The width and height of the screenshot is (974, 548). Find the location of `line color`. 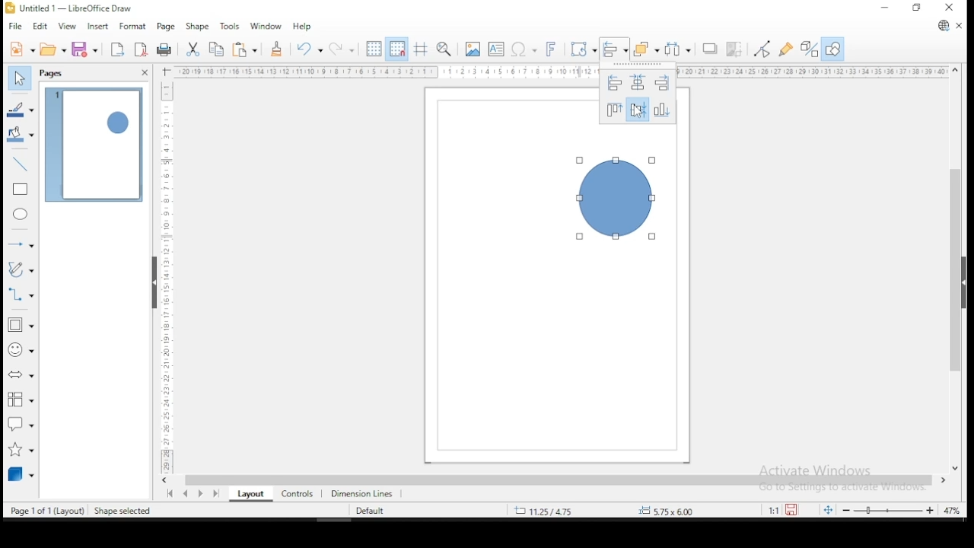

line color is located at coordinates (21, 110).